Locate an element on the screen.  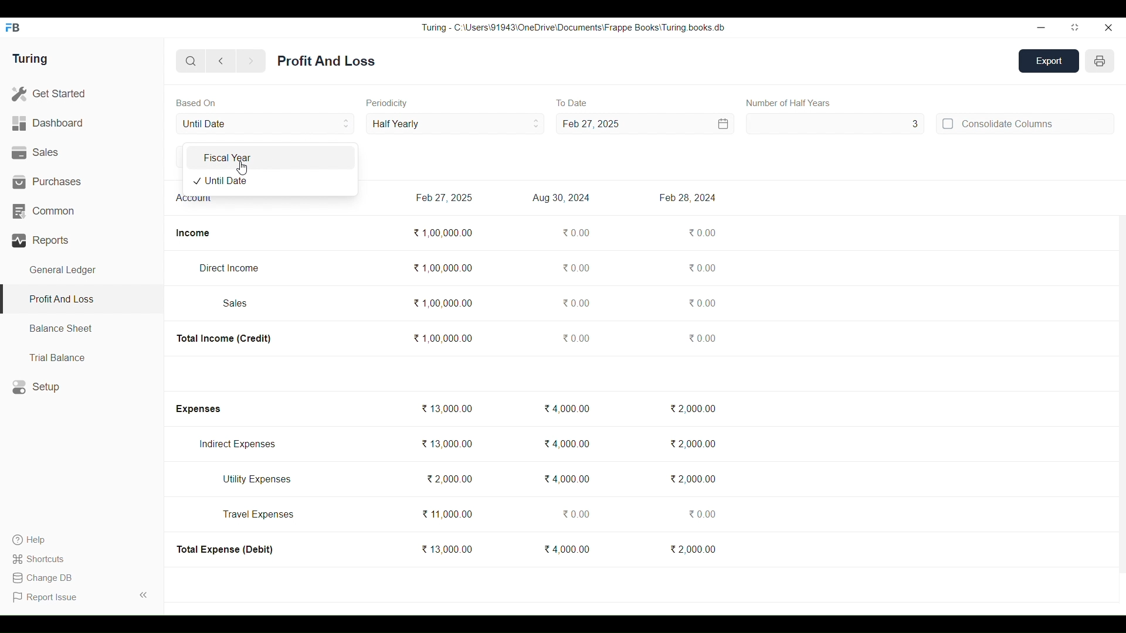
13,000.00 is located at coordinates (446, 549).